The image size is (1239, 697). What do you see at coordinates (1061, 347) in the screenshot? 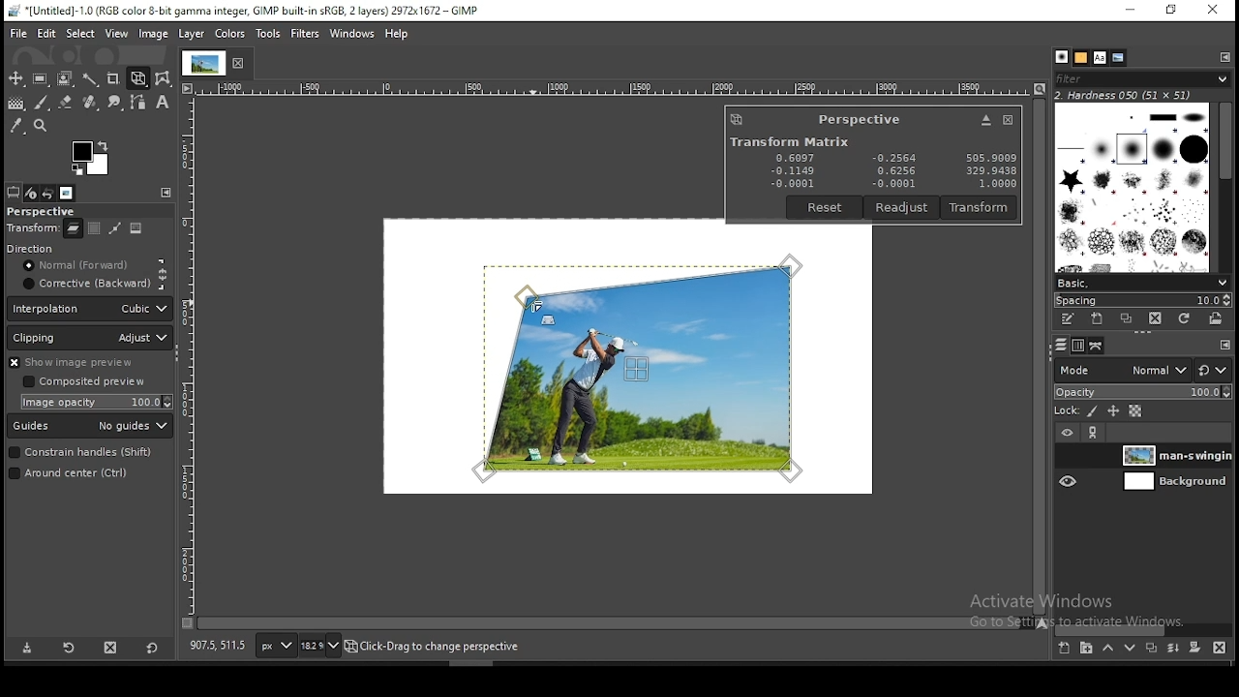
I see `layers` at bounding box center [1061, 347].